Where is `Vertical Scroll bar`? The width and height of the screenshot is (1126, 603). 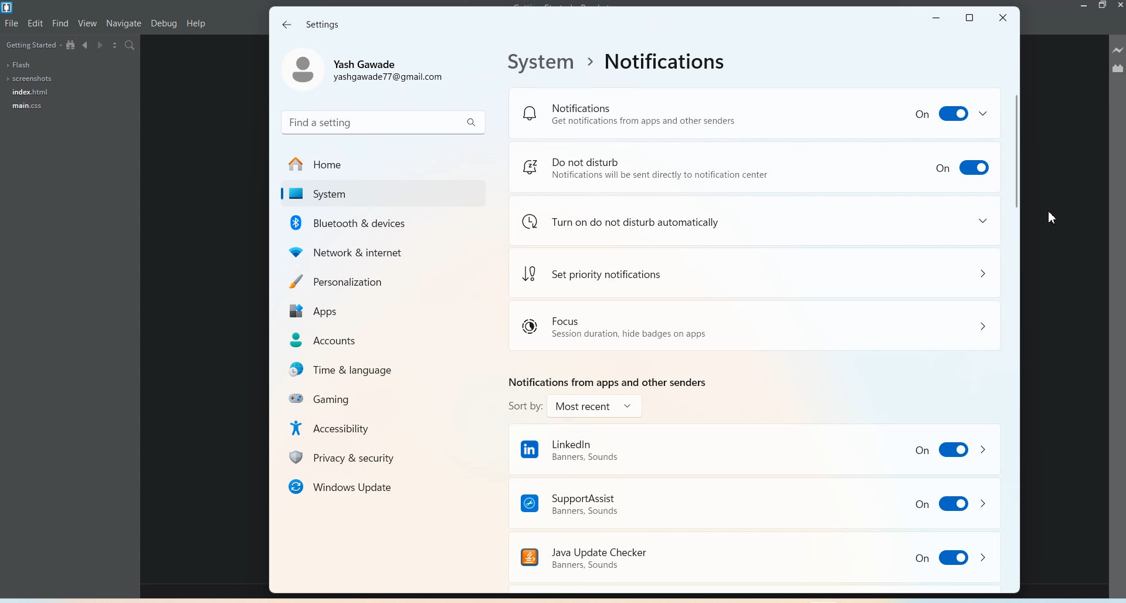
Vertical Scroll bar is located at coordinates (1015, 307).